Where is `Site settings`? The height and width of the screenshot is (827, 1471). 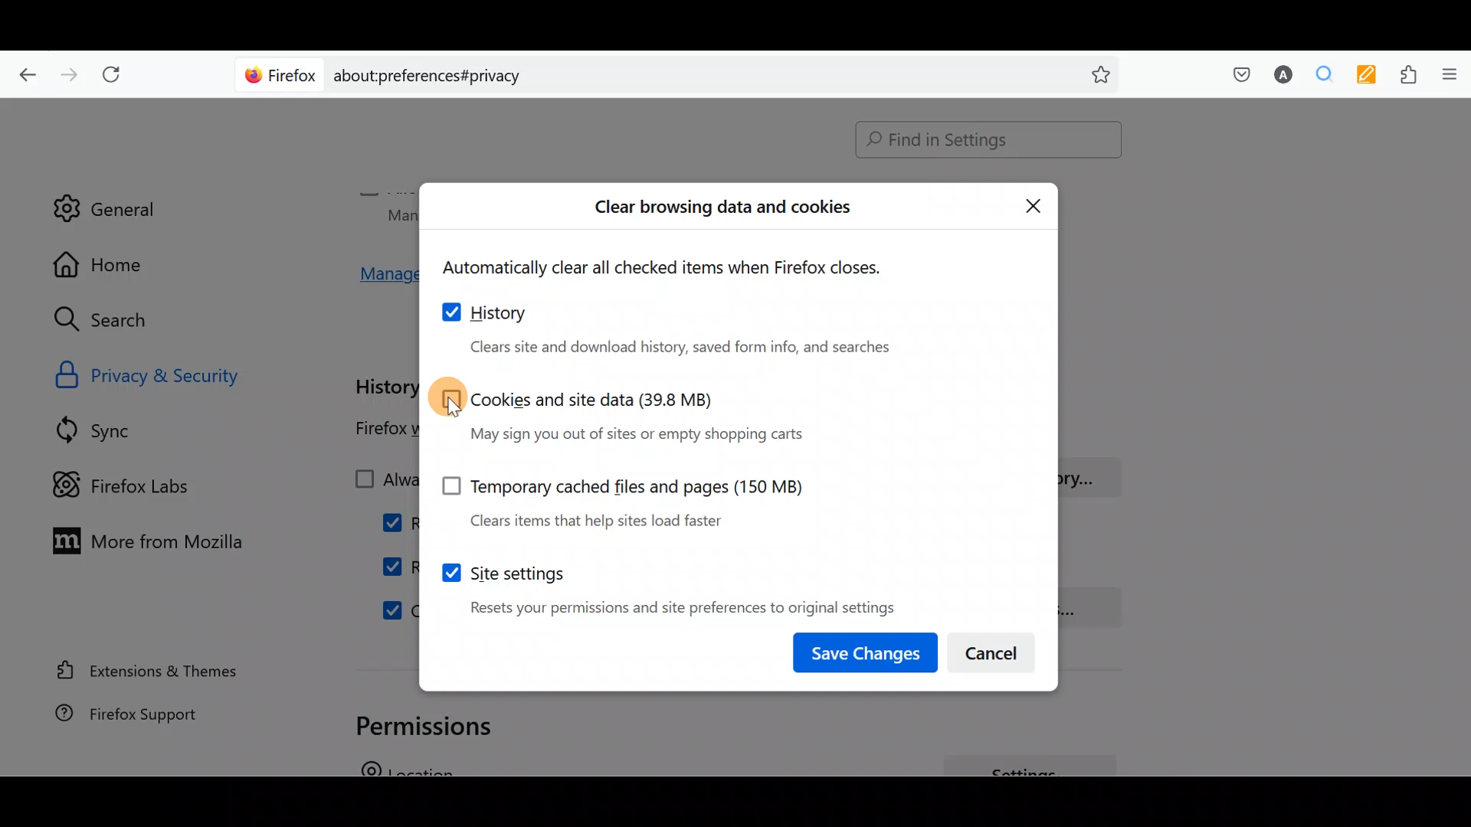
Site settings is located at coordinates (666, 583).